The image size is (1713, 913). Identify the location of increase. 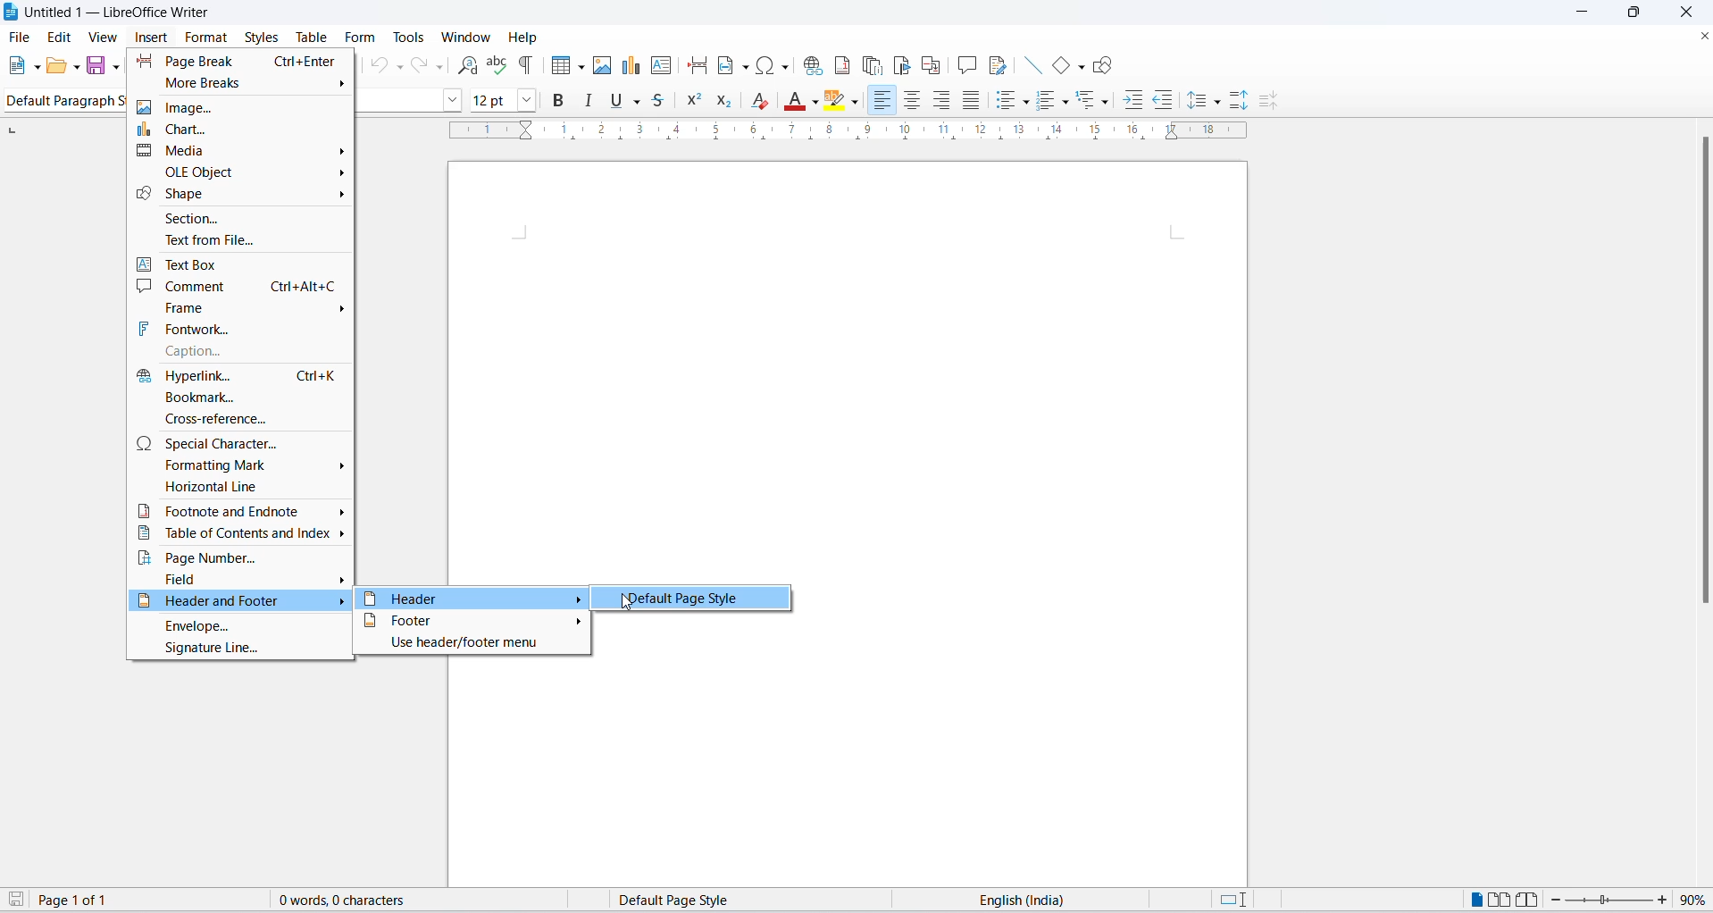
(1665, 900).